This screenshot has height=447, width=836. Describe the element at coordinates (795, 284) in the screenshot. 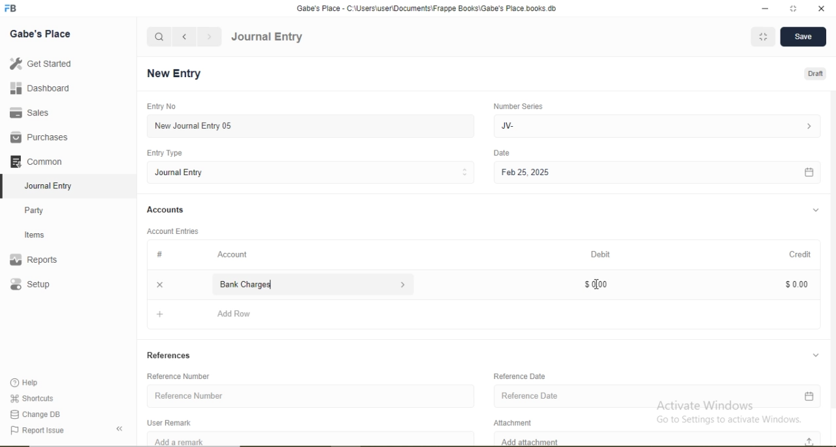

I see `$0.00` at that location.